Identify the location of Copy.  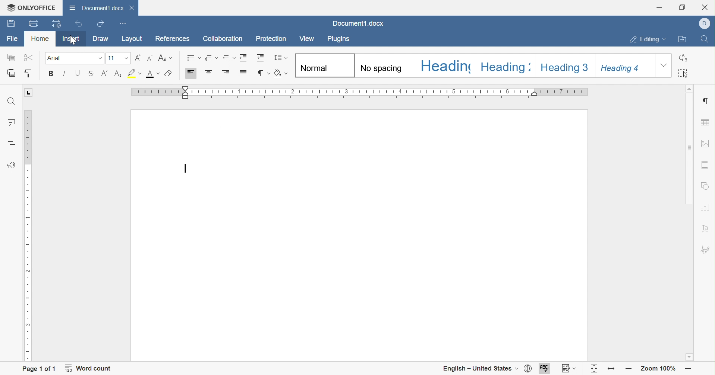
(9, 57).